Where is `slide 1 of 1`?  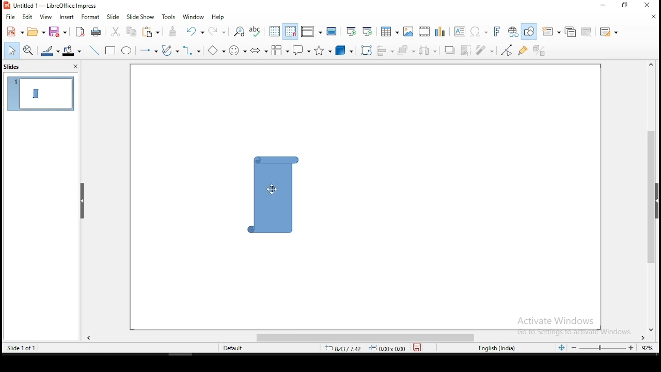
slide 1 of 1 is located at coordinates (21, 347).